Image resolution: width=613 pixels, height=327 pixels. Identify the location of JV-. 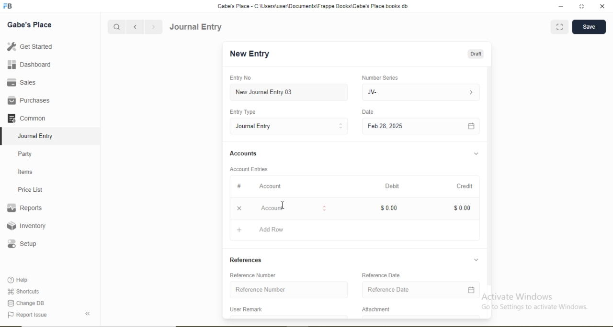
(372, 92).